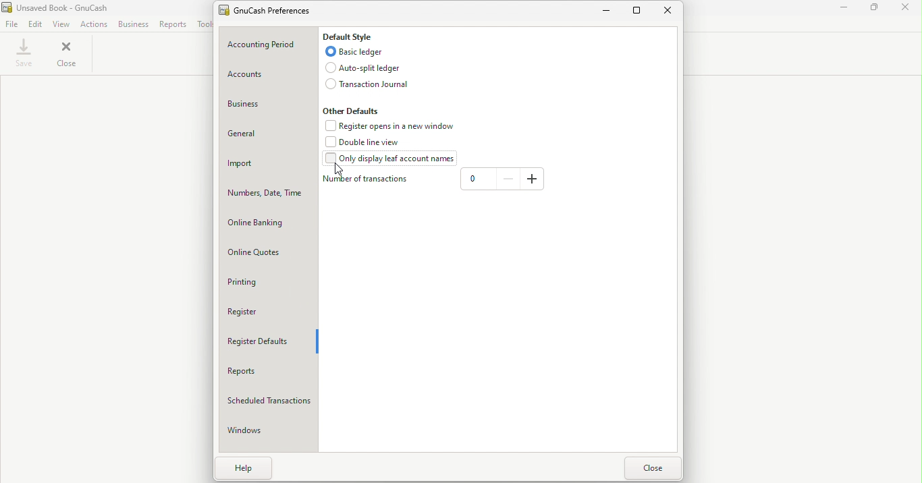 The image size is (922, 483). I want to click on View, so click(63, 24).